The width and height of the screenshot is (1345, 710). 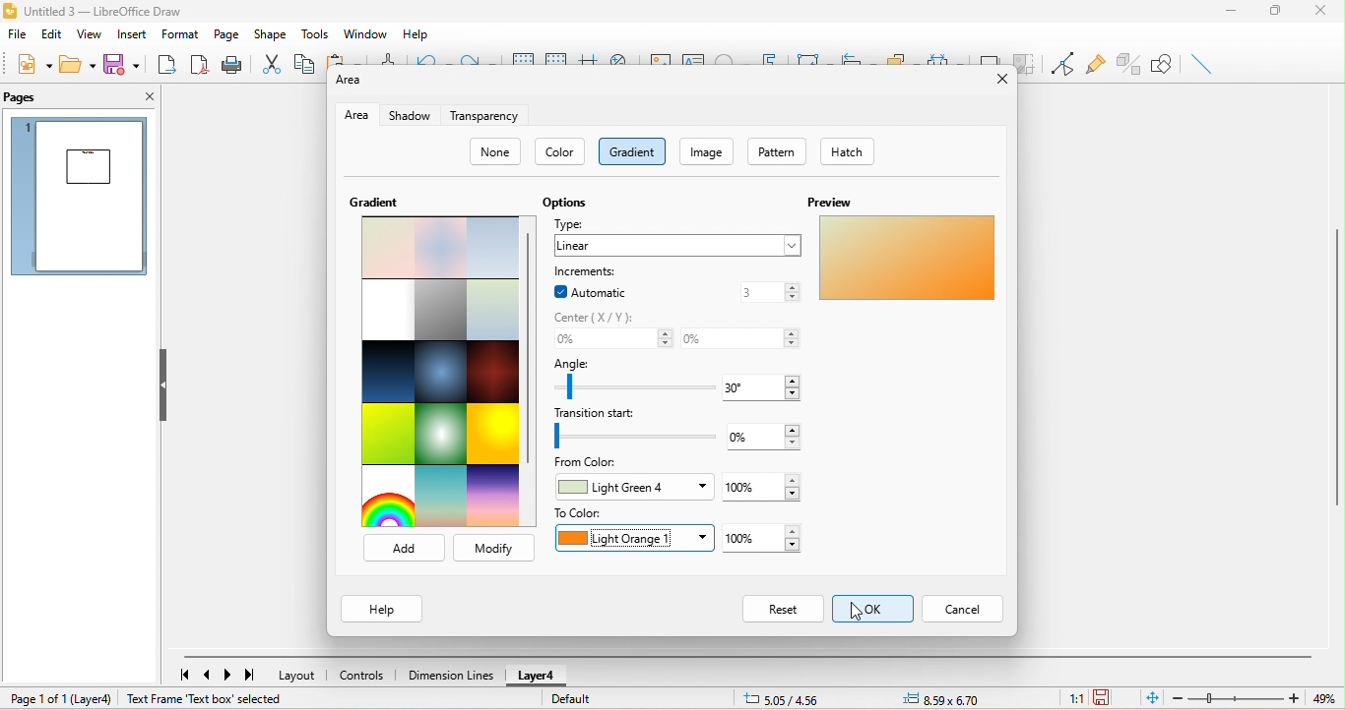 What do you see at coordinates (488, 115) in the screenshot?
I see `transparency` at bounding box center [488, 115].